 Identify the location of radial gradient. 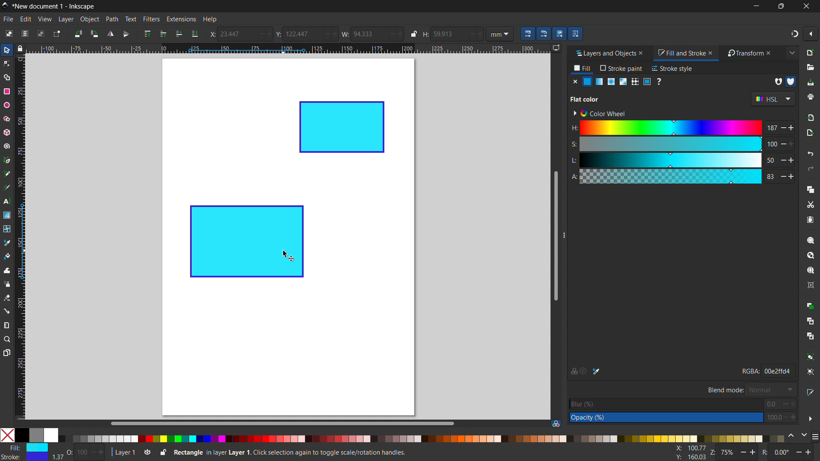
(611, 82).